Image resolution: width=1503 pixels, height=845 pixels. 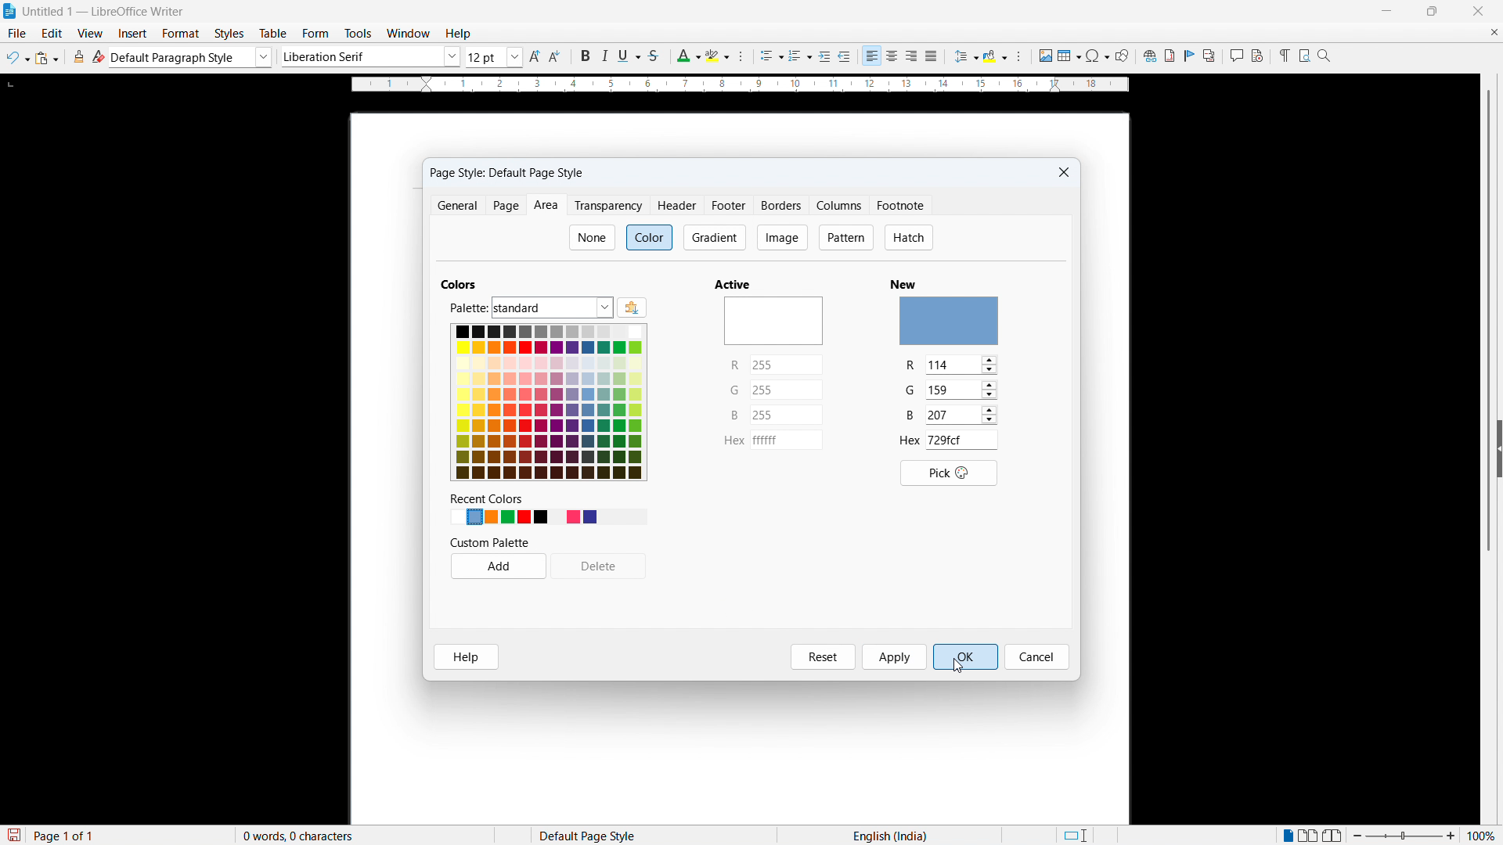 I want to click on Increase font size , so click(x=535, y=56).